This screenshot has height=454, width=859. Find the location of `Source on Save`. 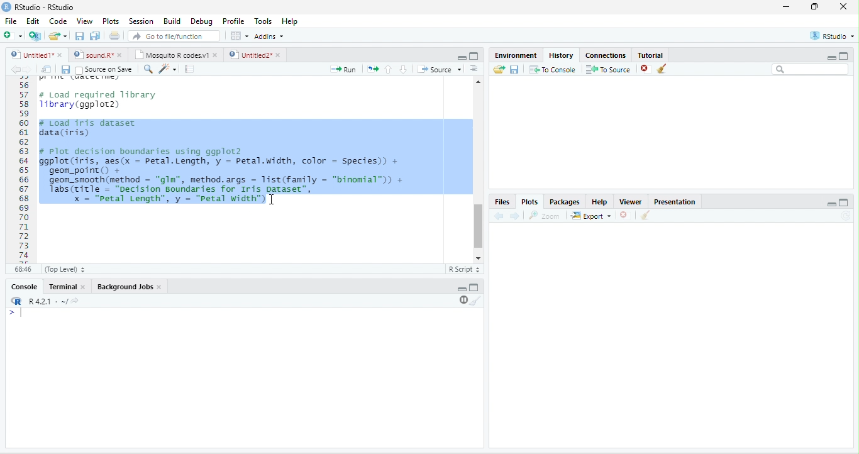

Source on Save is located at coordinates (103, 70).